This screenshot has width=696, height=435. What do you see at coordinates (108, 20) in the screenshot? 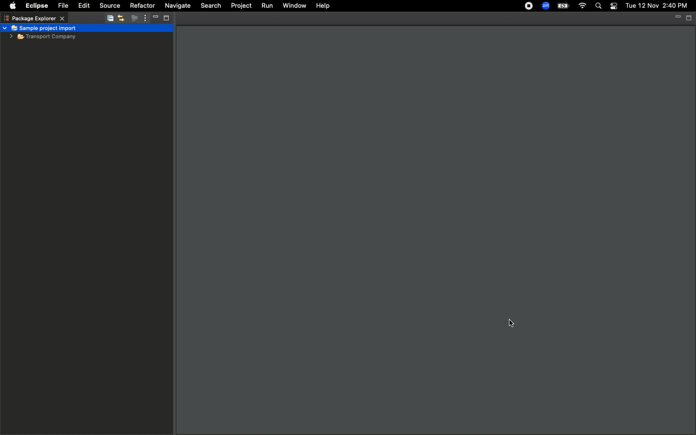
I see `Collapse all` at bounding box center [108, 20].